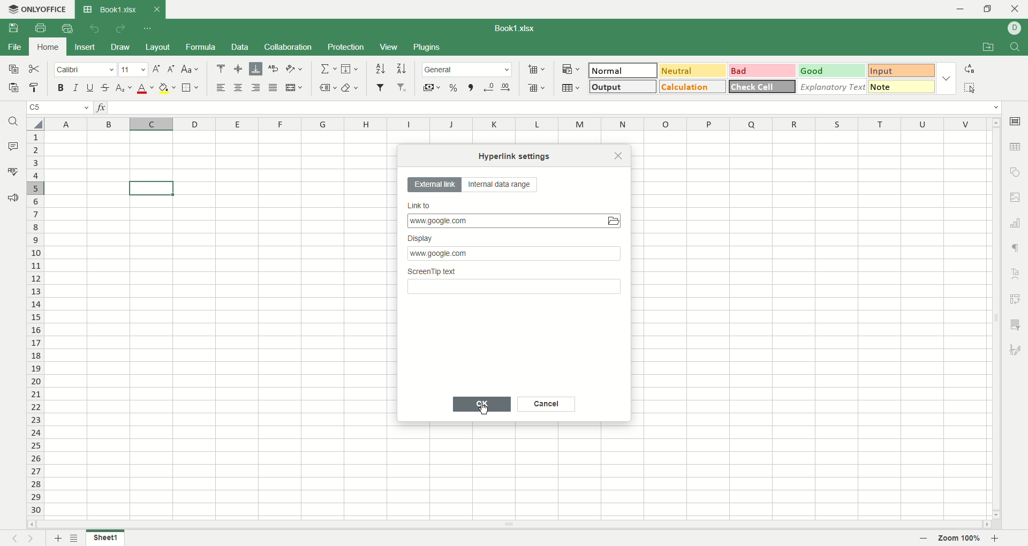  Describe the element at coordinates (158, 47) in the screenshot. I see `layout` at that location.